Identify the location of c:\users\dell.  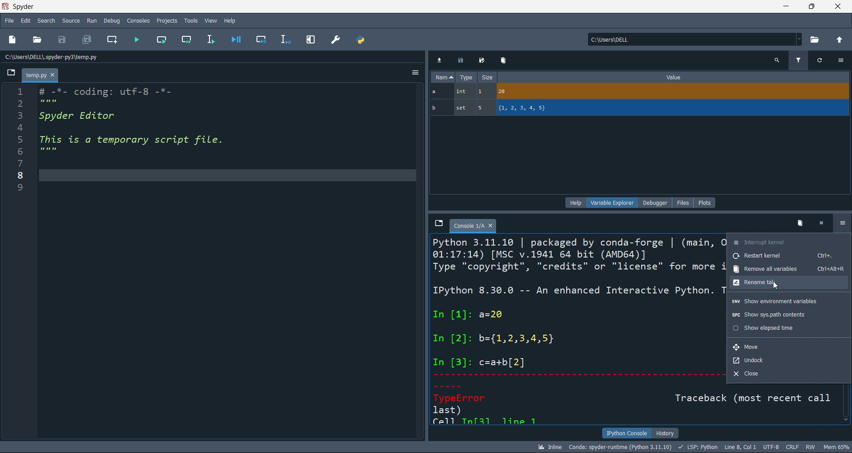
(693, 38).